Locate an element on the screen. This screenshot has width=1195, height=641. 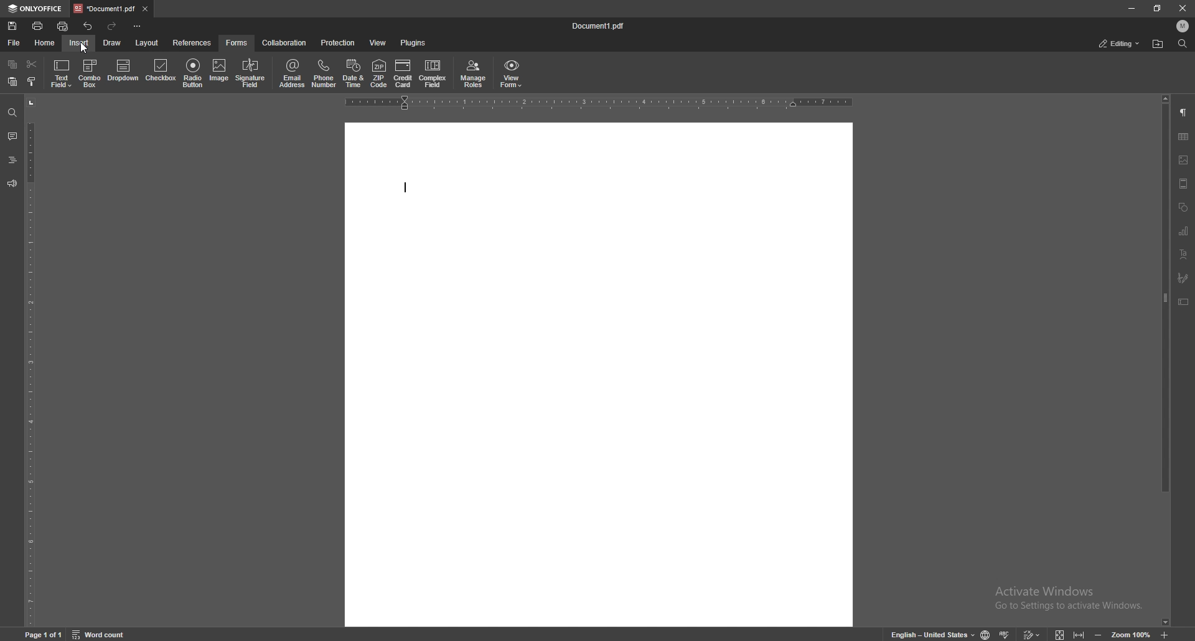
manage roles is located at coordinates (472, 74).